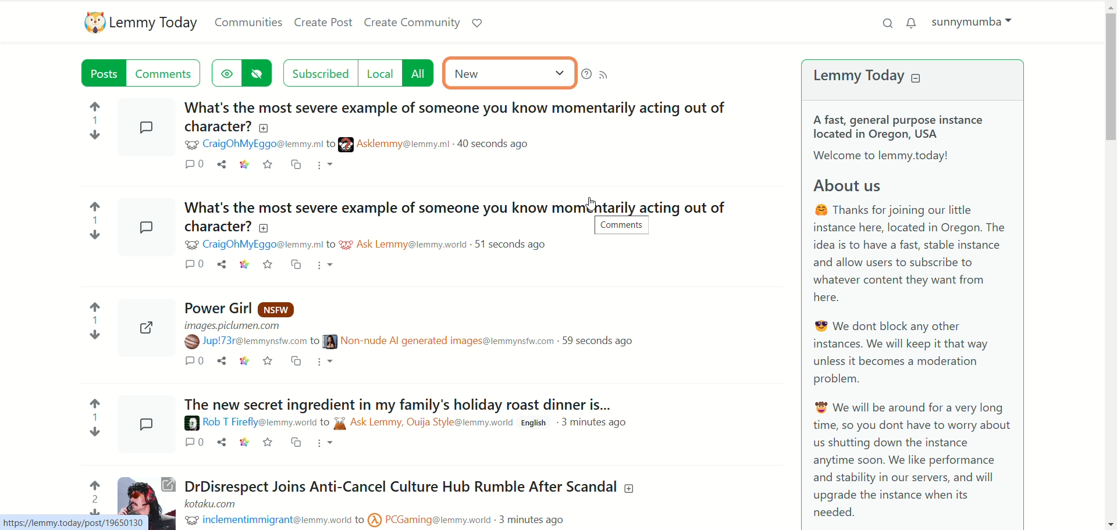 The image size is (1117, 530). What do you see at coordinates (606, 74) in the screenshot?
I see `RSS` at bounding box center [606, 74].